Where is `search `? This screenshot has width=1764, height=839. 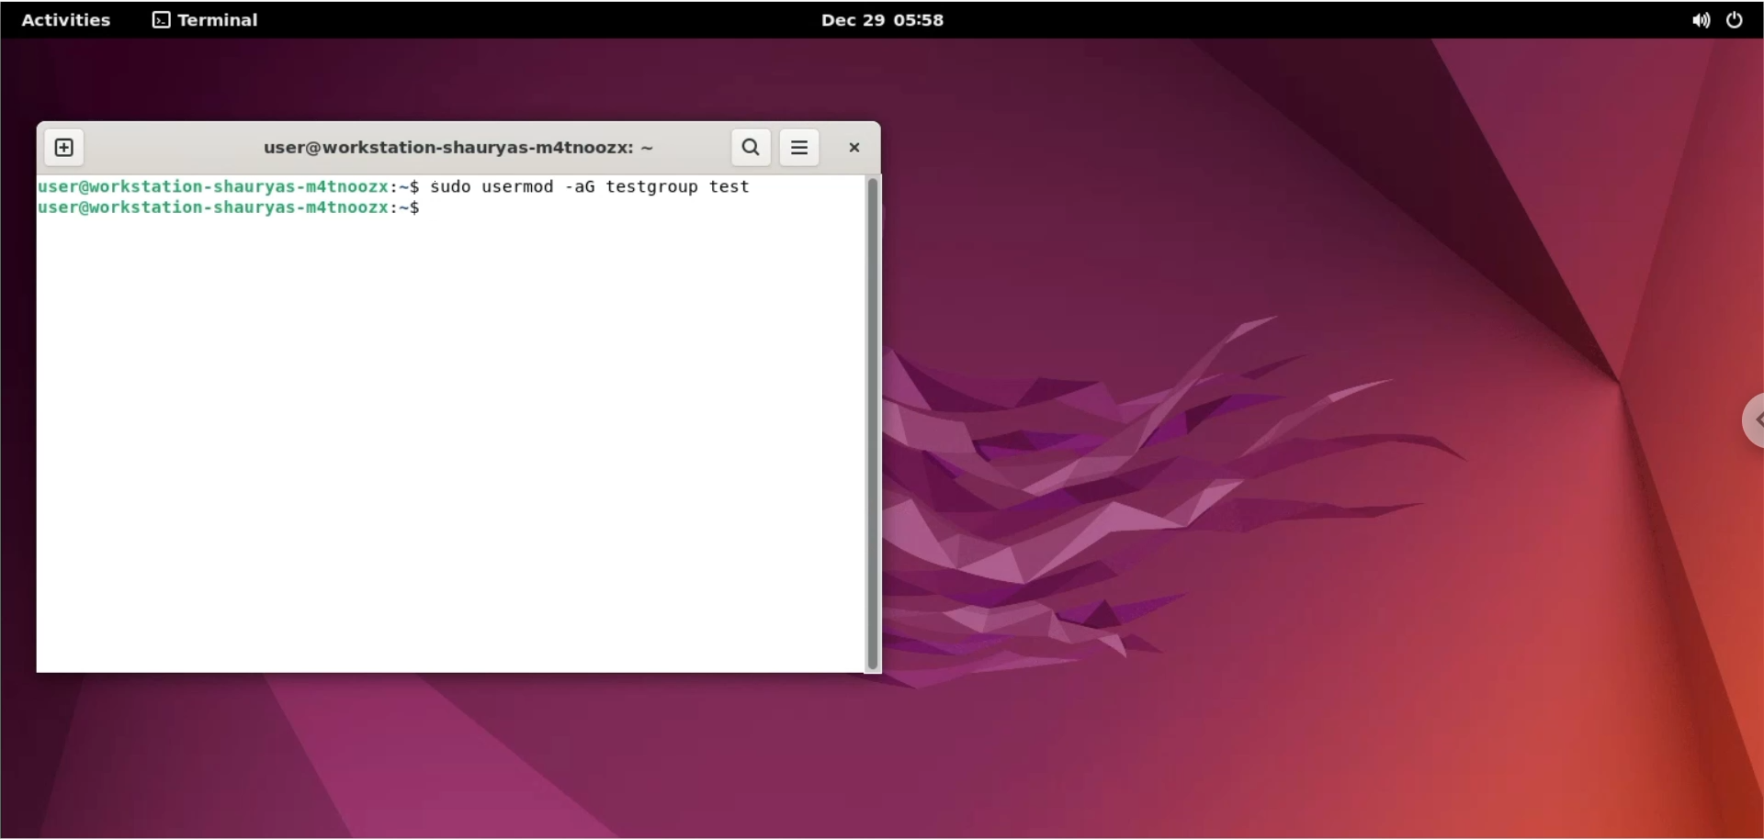
search  is located at coordinates (752, 148).